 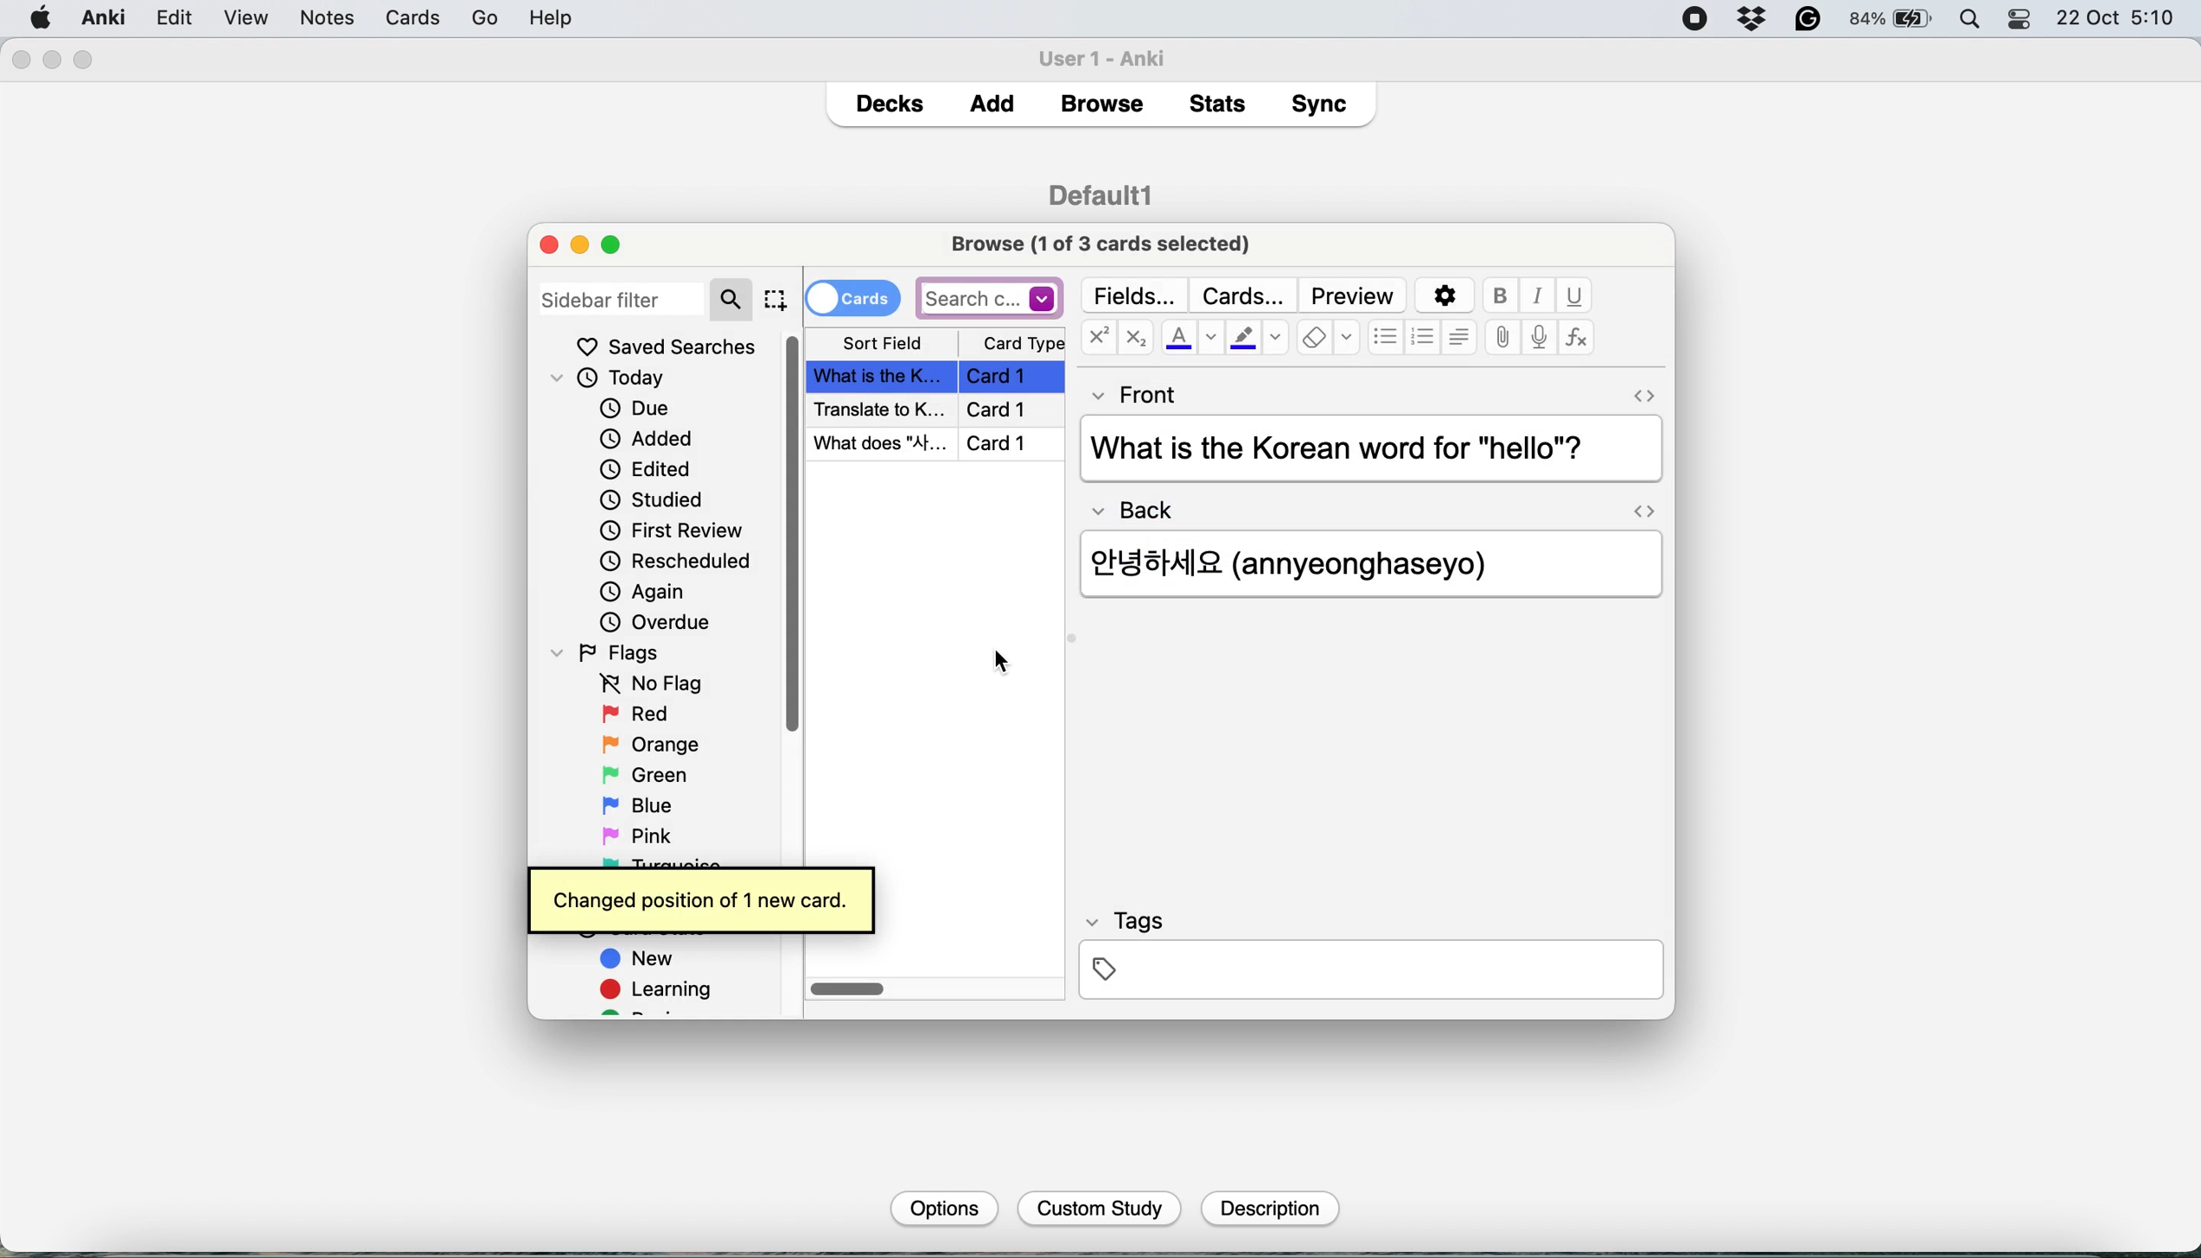 What do you see at coordinates (1537, 340) in the screenshot?
I see `audio recorder` at bounding box center [1537, 340].